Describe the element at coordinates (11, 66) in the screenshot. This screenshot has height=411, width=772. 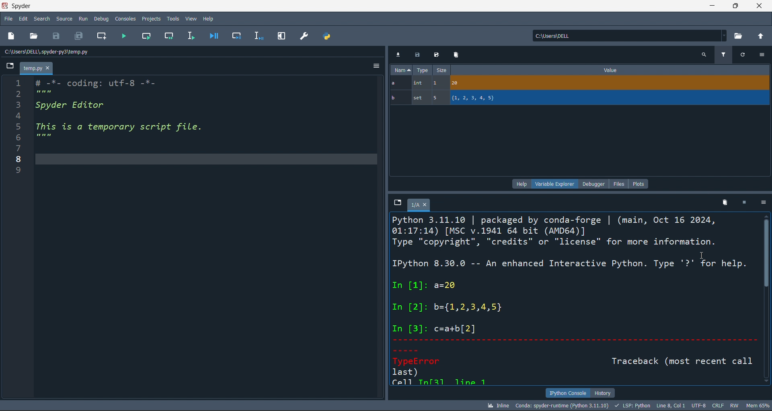
I see `browse tabs` at that location.